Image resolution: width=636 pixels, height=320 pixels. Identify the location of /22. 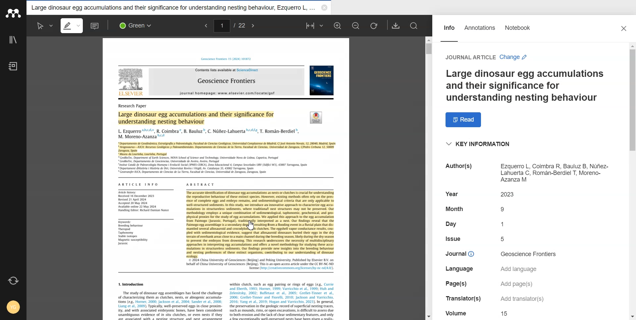
(239, 25).